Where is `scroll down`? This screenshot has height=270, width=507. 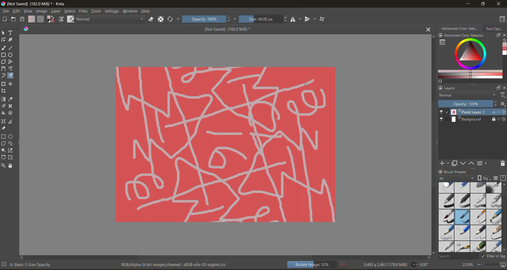
scroll down is located at coordinates (433, 252).